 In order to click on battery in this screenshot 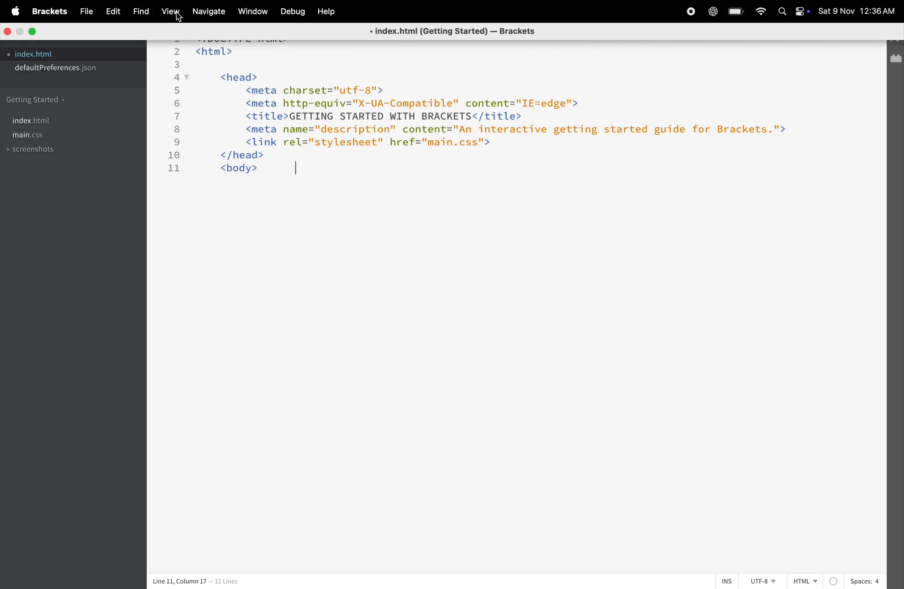, I will do `click(737, 11)`.